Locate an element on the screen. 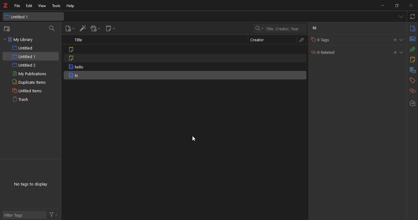 This screenshot has height=220, width=418. file is located at coordinates (17, 6).